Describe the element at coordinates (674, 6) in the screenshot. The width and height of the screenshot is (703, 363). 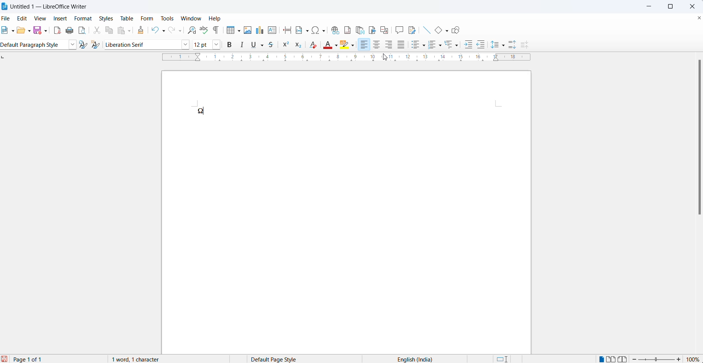
I see `maximize` at that location.